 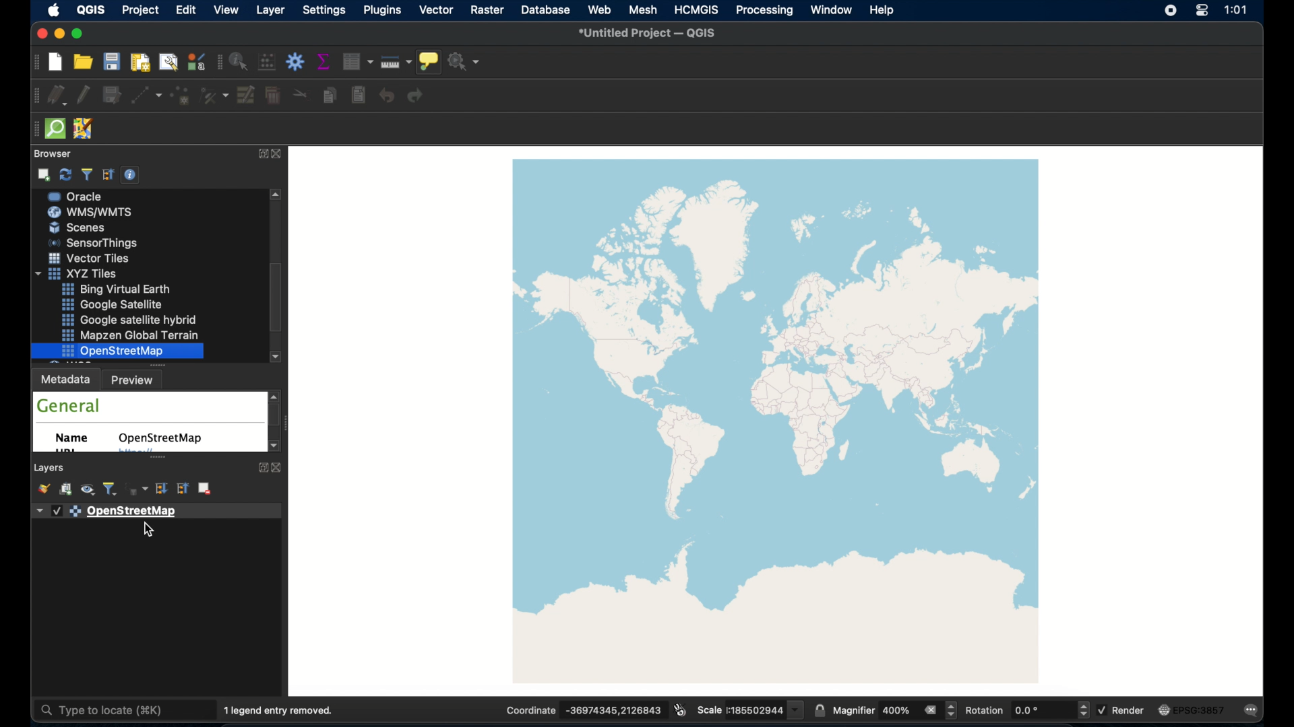 What do you see at coordinates (260, 155) in the screenshot?
I see `expand` at bounding box center [260, 155].